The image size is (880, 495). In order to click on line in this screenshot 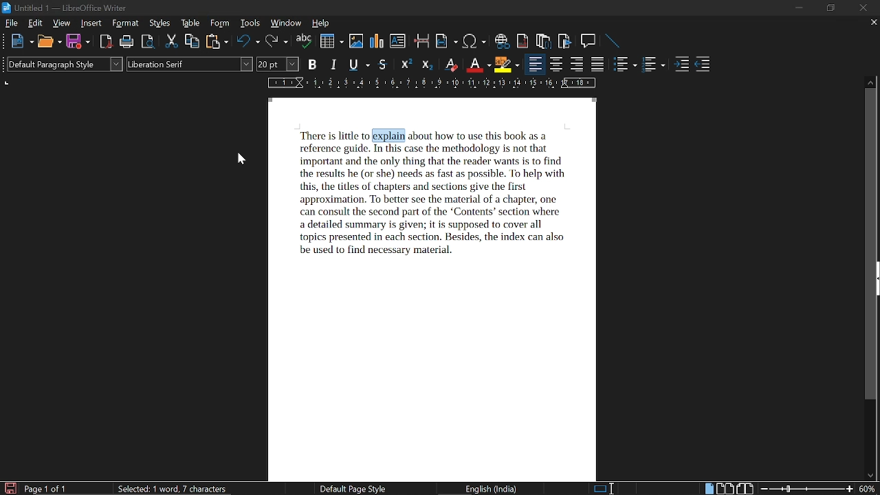, I will do `click(612, 41)`.